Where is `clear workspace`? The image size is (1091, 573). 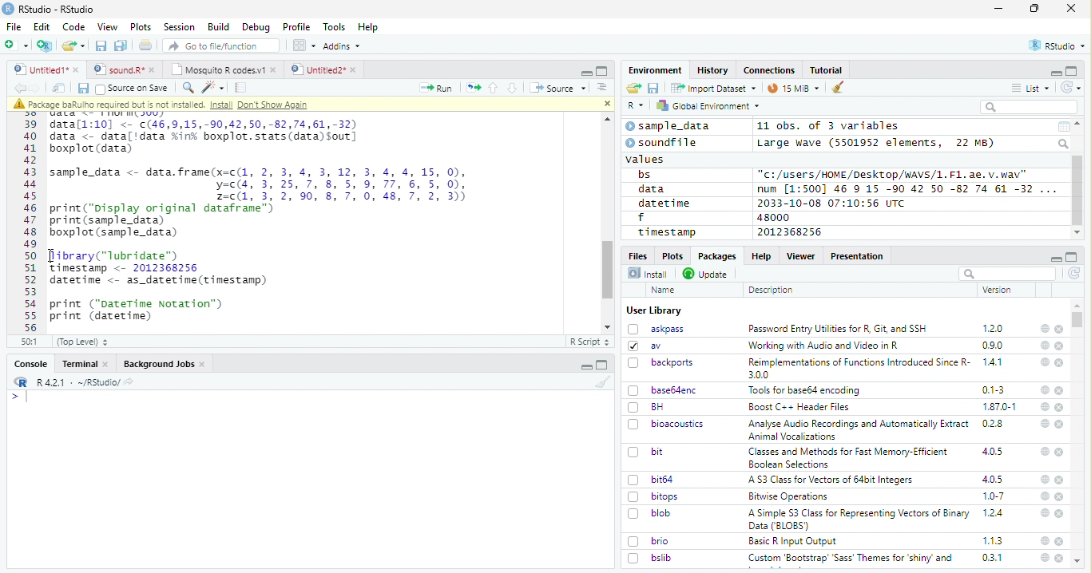
clear workspace is located at coordinates (839, 88).